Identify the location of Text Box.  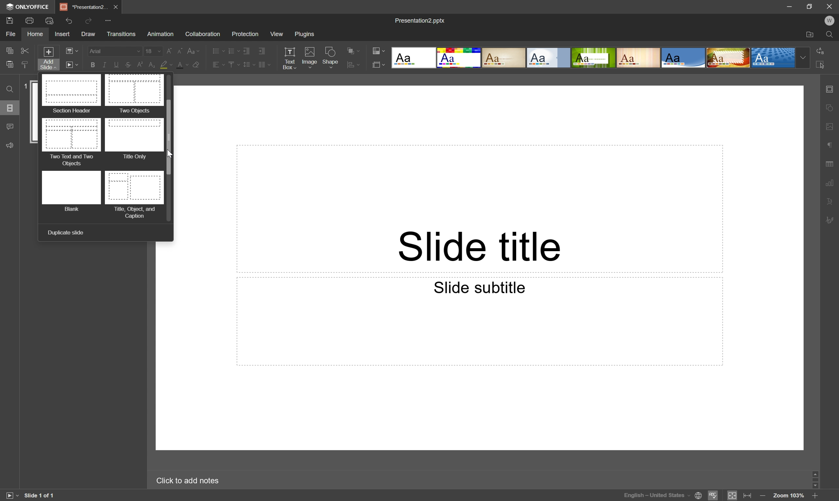
(291, 57).